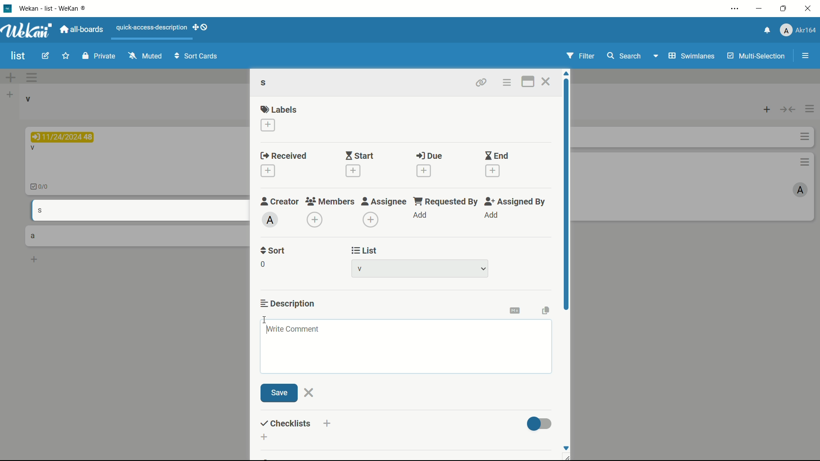  Describe the element at coordinates (280, 109) in the screenshot. I see `labels` at that location.